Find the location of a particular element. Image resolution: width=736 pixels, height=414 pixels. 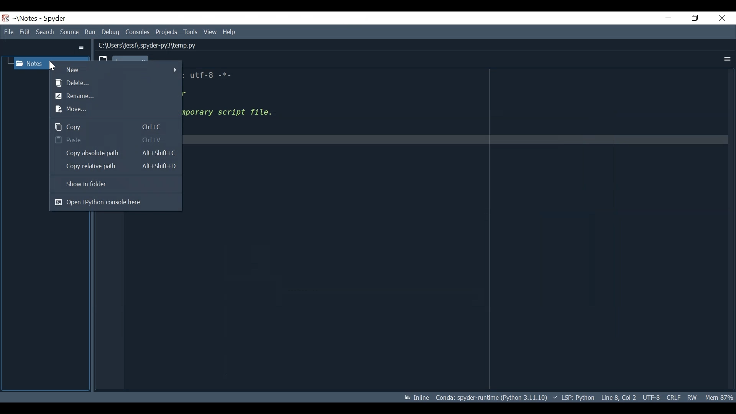

language is located at coordinates (574, 397).